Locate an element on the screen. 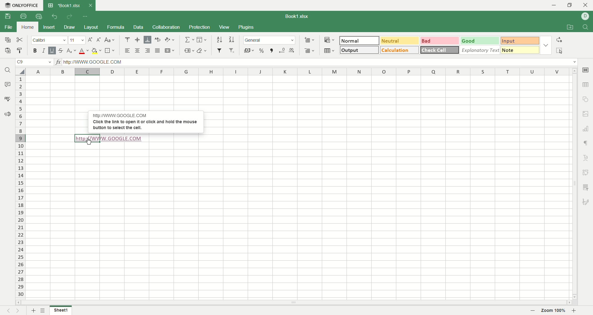  paragraph settings is located at coordinates (586, 142).